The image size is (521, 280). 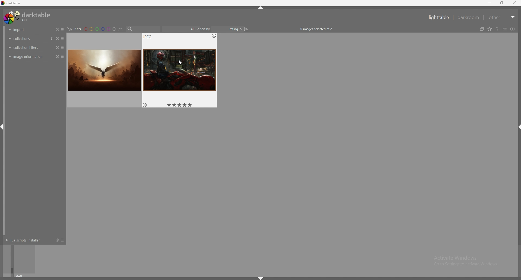 What do you see at coordinates (26, 240) in the screenshot?
I see `lua scripts installer` at bounding box center [26, 240].